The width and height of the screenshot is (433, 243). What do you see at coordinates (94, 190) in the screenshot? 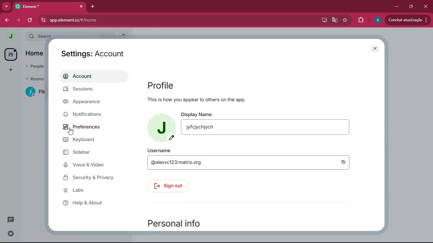
I see `labs` at bounding box center [94, 190].